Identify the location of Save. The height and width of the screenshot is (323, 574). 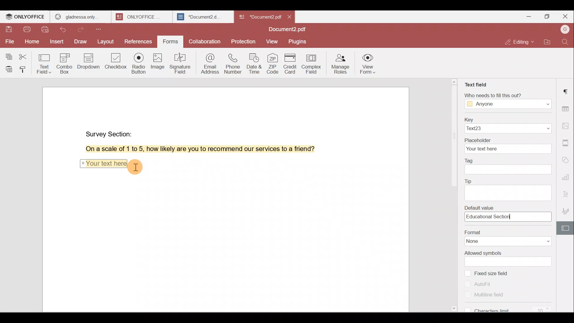
(9, 31).